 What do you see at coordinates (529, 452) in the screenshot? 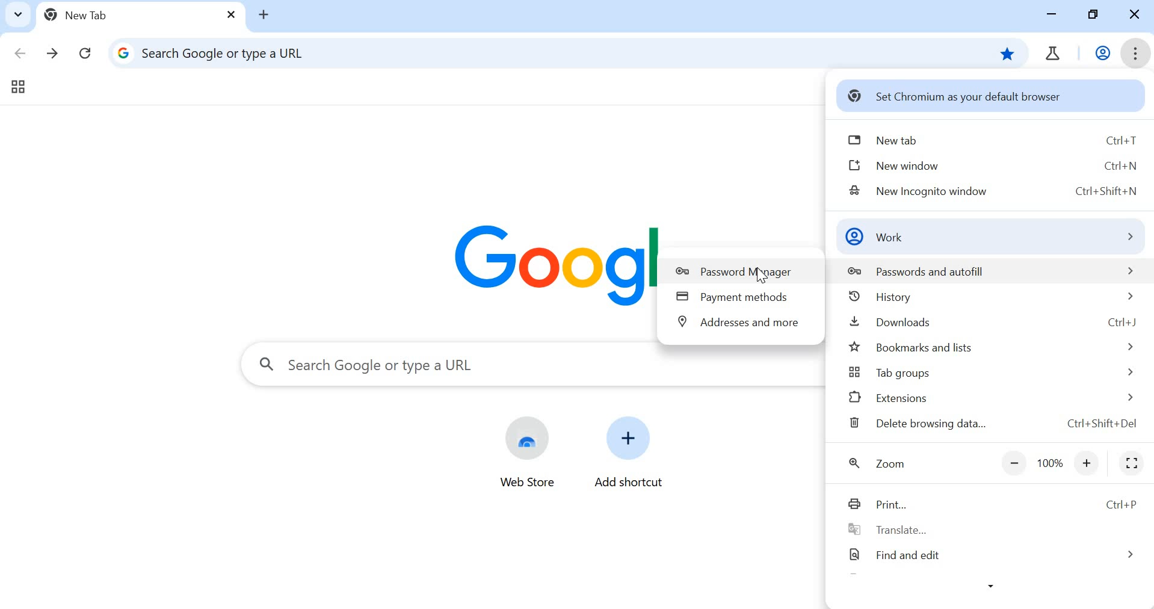
I see `web store` at bounding box center [529, 452].